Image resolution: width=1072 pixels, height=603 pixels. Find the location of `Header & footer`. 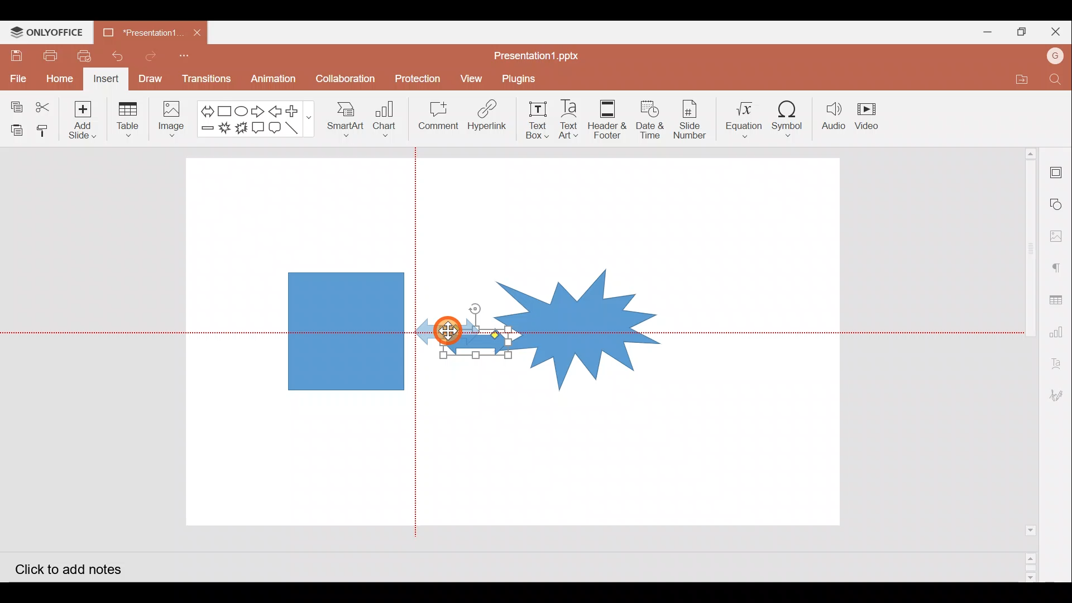

Header & footer is located at coordinates (610, 119).